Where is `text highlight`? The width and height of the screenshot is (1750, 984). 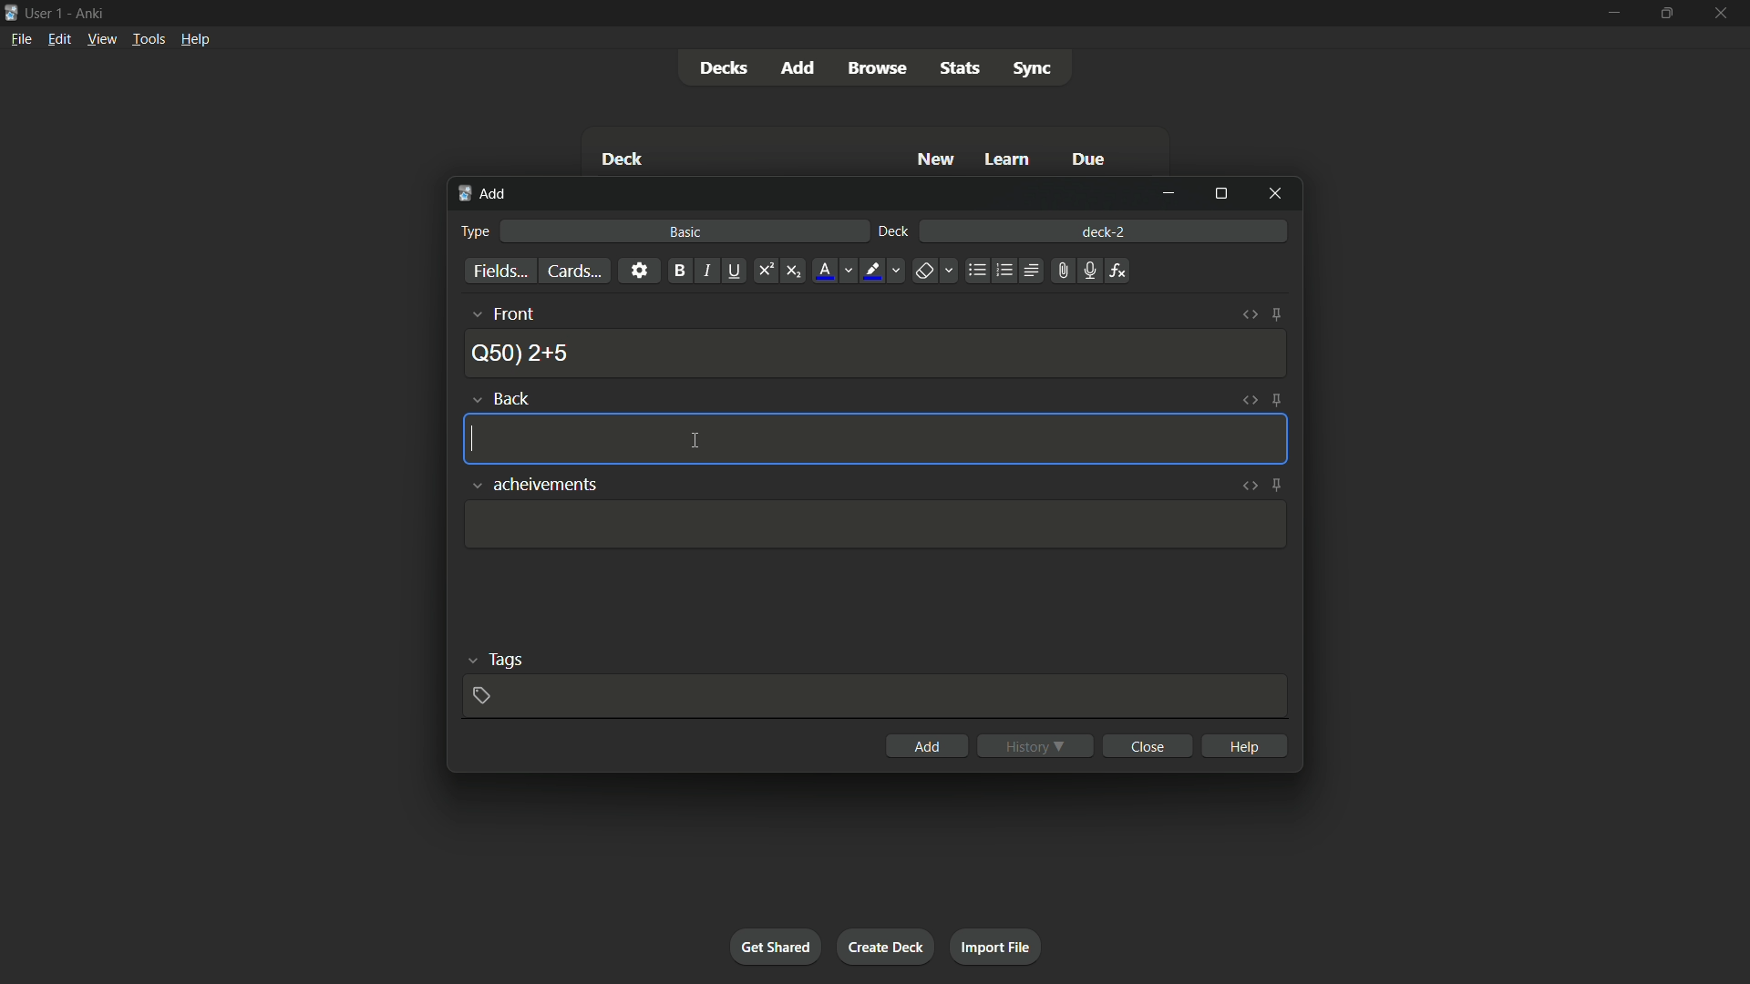
text highlight is located at coordinates (885, 272).